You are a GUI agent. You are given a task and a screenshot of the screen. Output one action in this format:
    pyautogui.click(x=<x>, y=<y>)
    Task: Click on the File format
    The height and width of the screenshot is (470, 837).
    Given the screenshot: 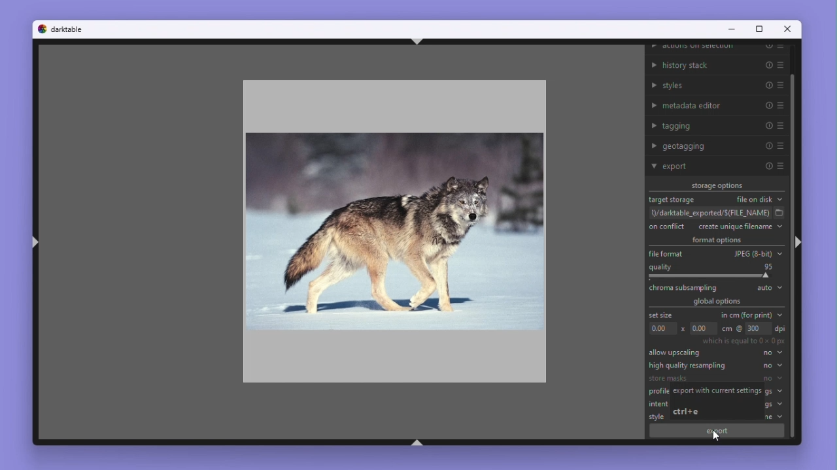 What is the action you would take?
    pyautogui.click(x=665, y=255)
    